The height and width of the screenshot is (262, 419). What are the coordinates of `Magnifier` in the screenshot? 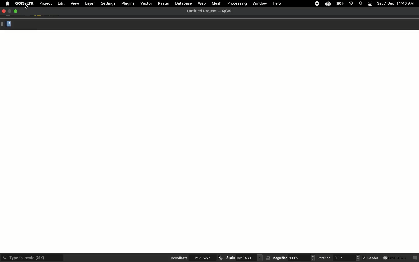 It's located at (293, 258).